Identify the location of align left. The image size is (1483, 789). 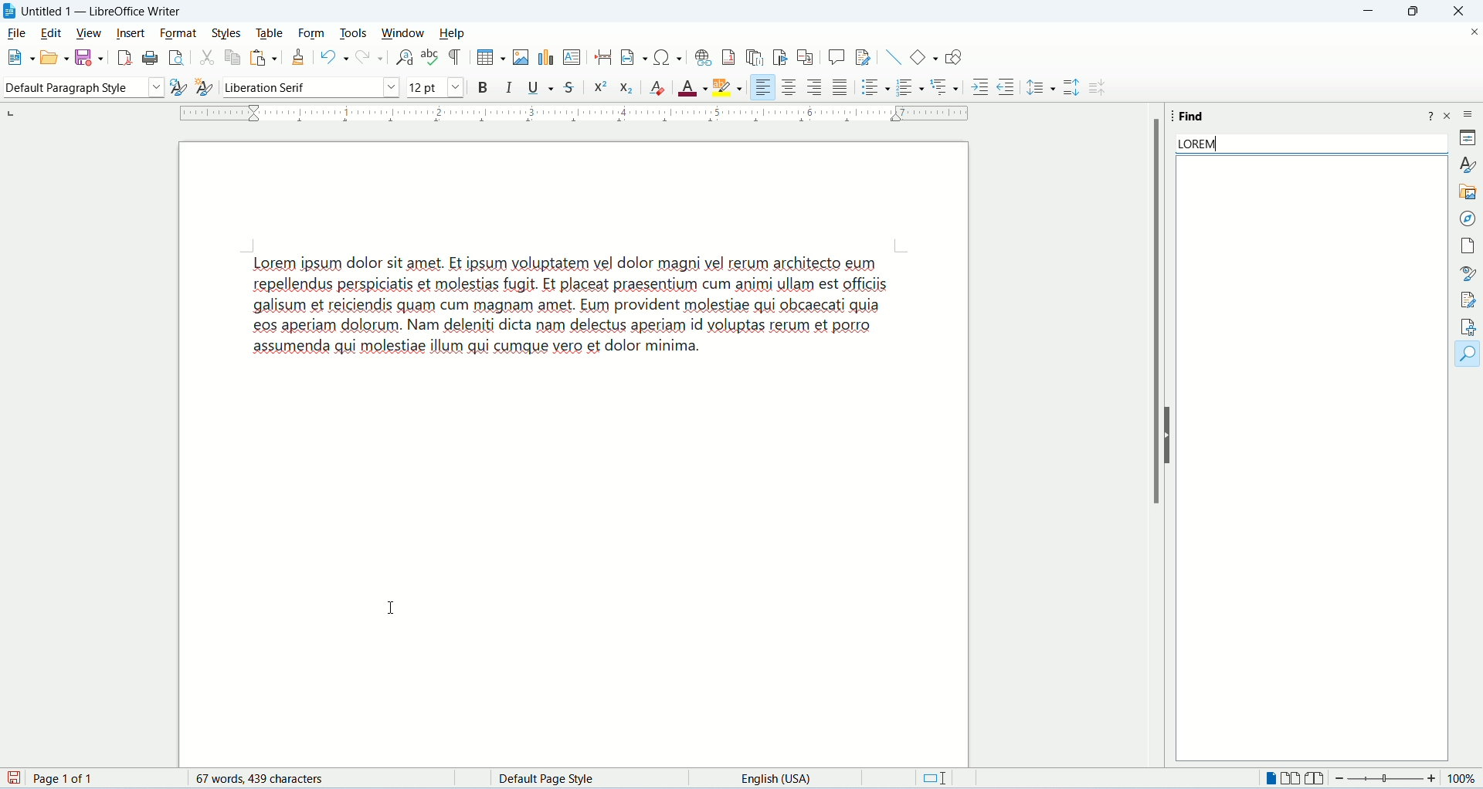
(761, 86).